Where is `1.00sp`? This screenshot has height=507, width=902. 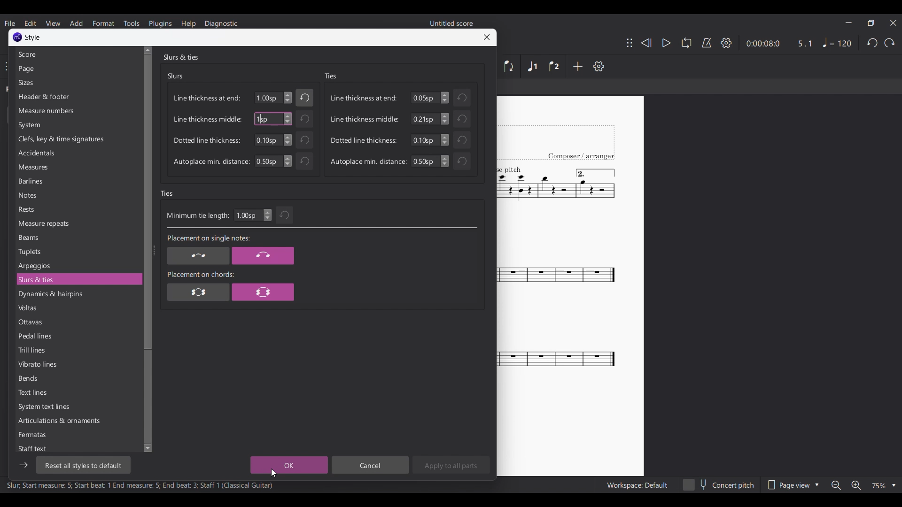
1.00sp is located at coordinates (267, 98).